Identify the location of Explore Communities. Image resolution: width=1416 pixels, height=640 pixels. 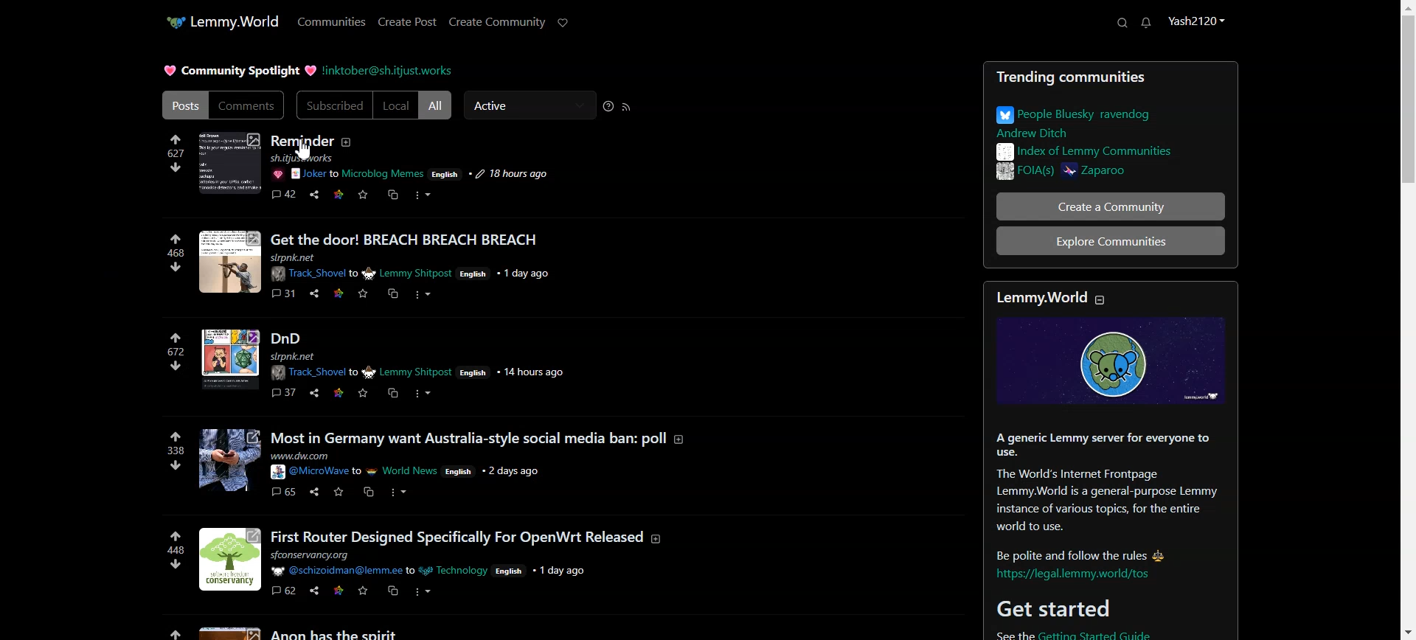
(1111, 240).